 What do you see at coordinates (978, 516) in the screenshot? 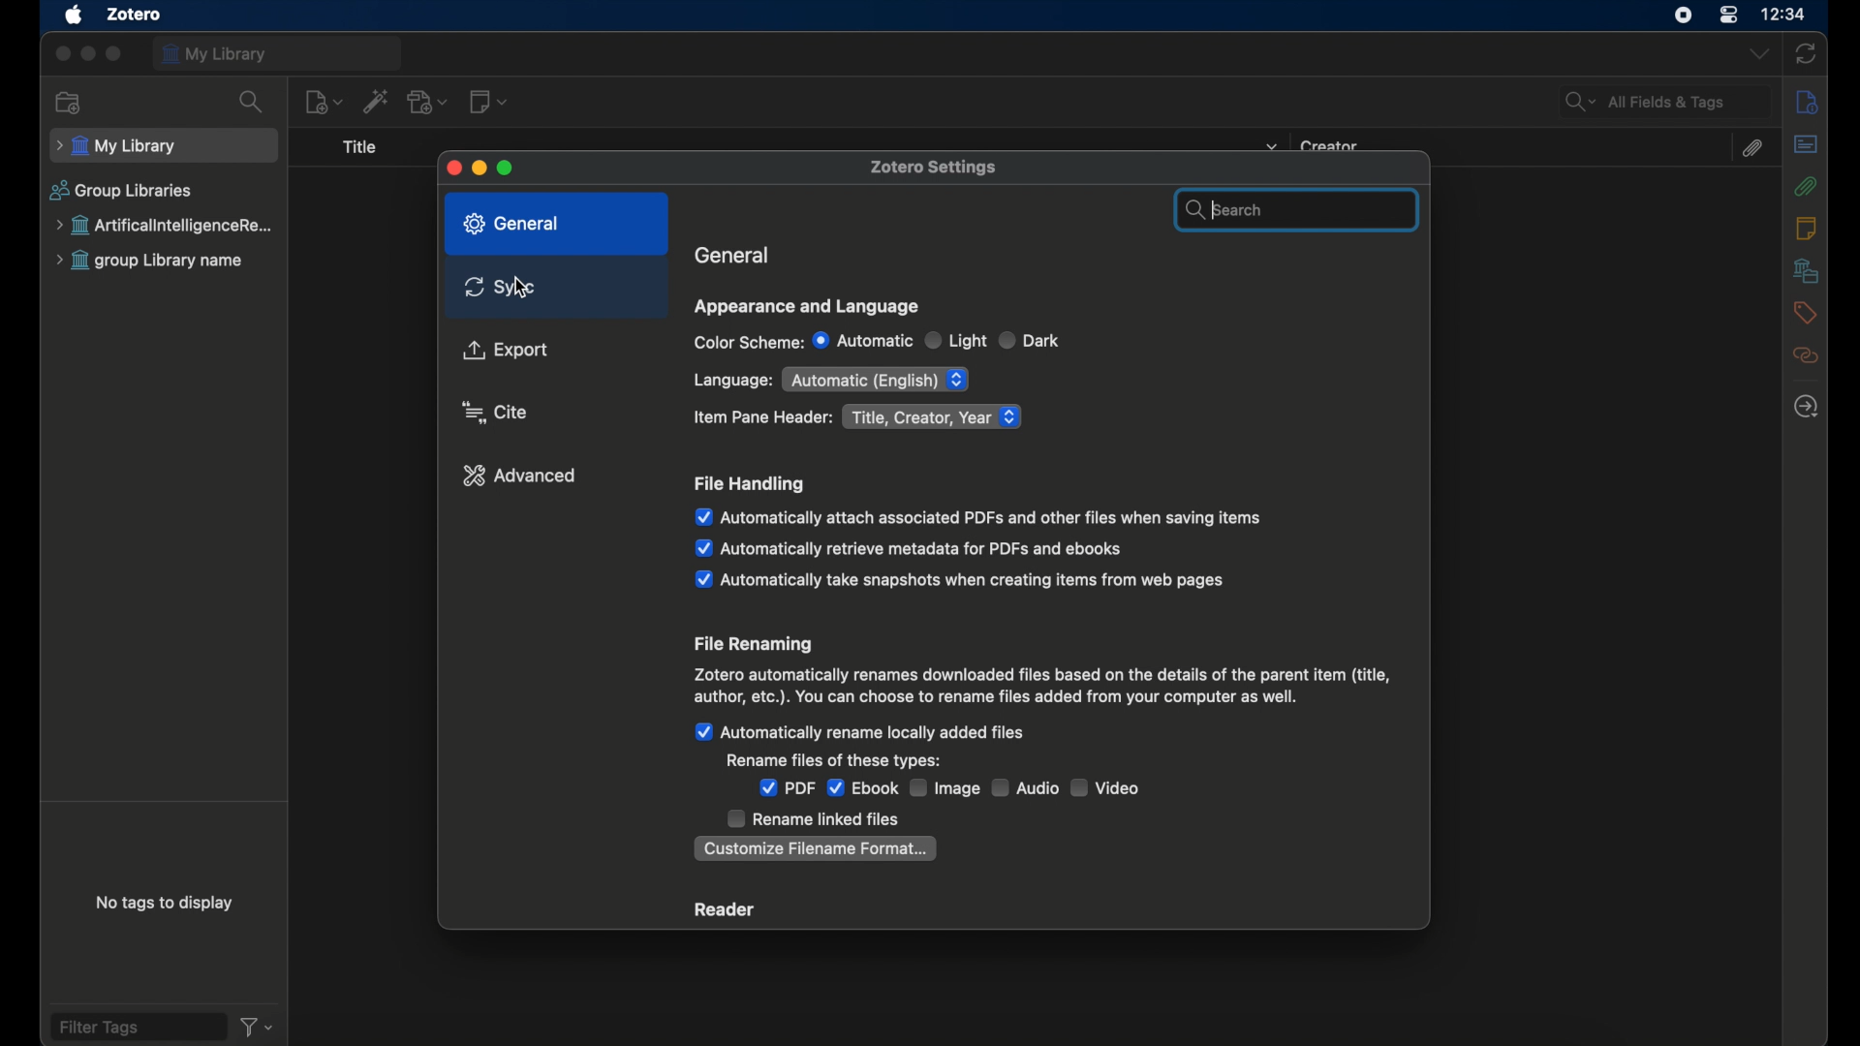
I see `automatically attach associated pdfs and other files when saving items` at bounding box center [978, 516].